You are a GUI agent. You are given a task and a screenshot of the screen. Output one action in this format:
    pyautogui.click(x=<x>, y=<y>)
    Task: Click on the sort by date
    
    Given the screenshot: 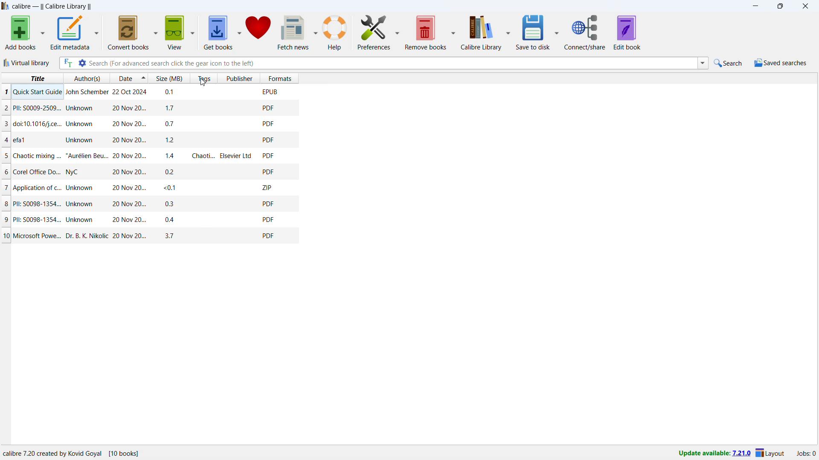 What is the action you would take?
    pyautogui.click(x=125, y=78)
    